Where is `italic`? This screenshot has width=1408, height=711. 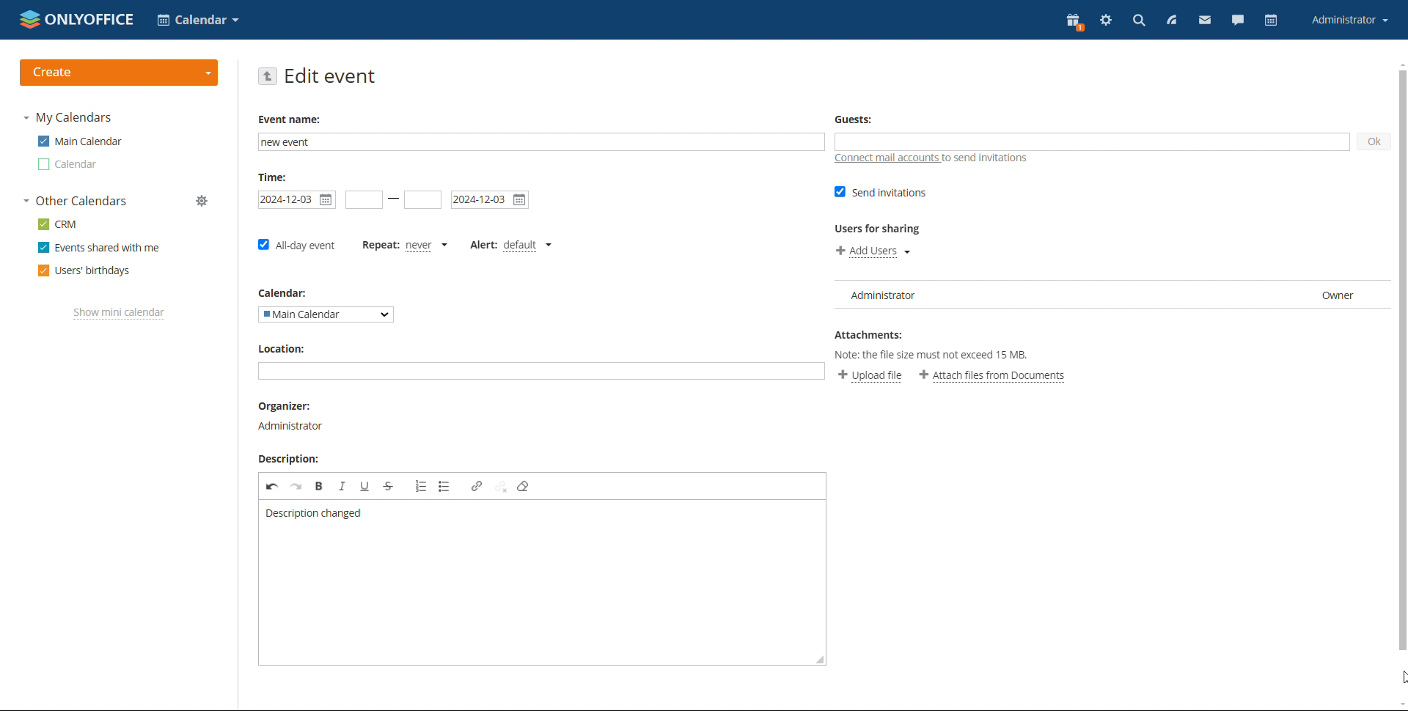 italic is located at coordinates (342, 486).